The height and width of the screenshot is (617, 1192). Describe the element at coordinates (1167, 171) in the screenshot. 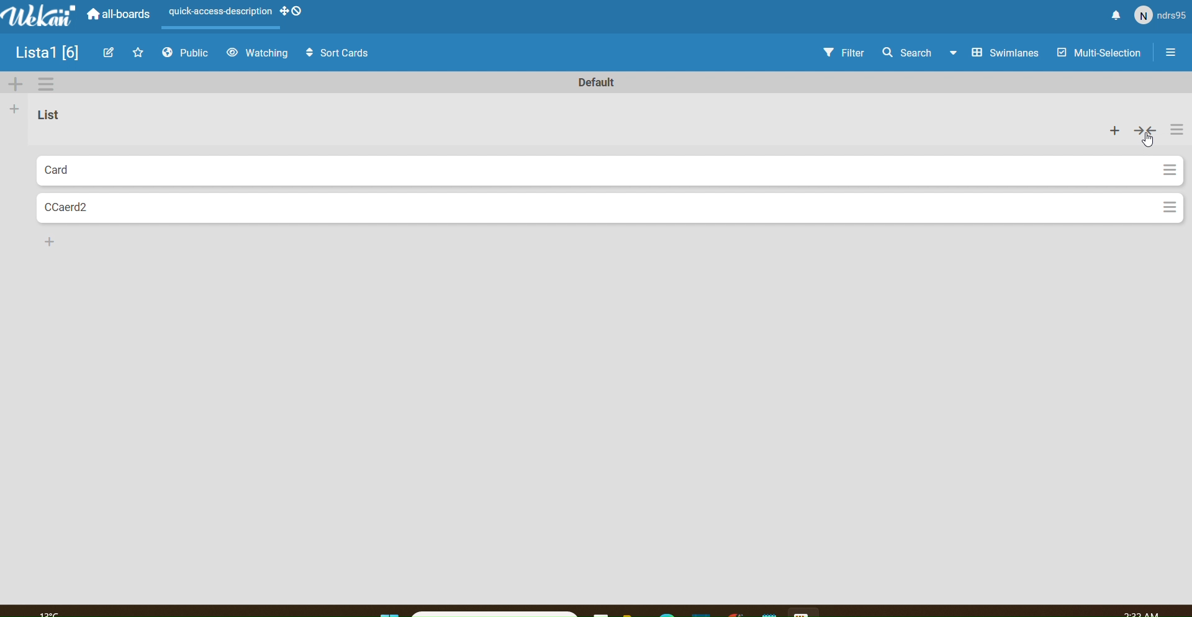

I see `Settings` at that location.